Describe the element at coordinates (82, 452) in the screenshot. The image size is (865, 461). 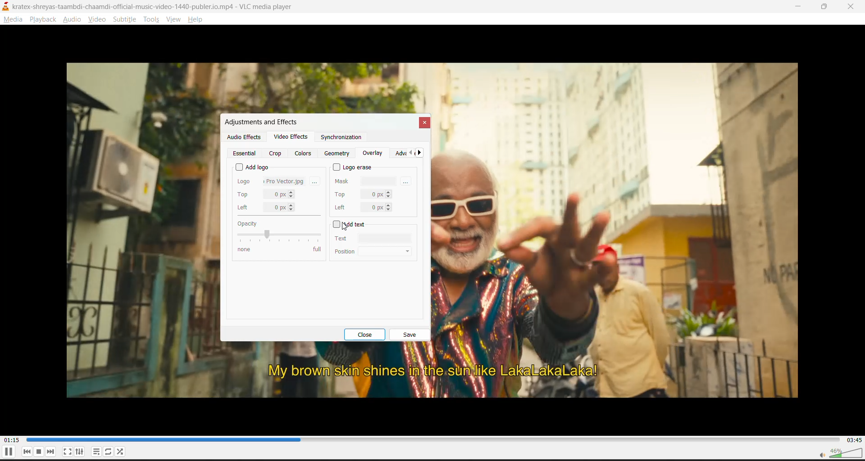
I see `settings` at that location.